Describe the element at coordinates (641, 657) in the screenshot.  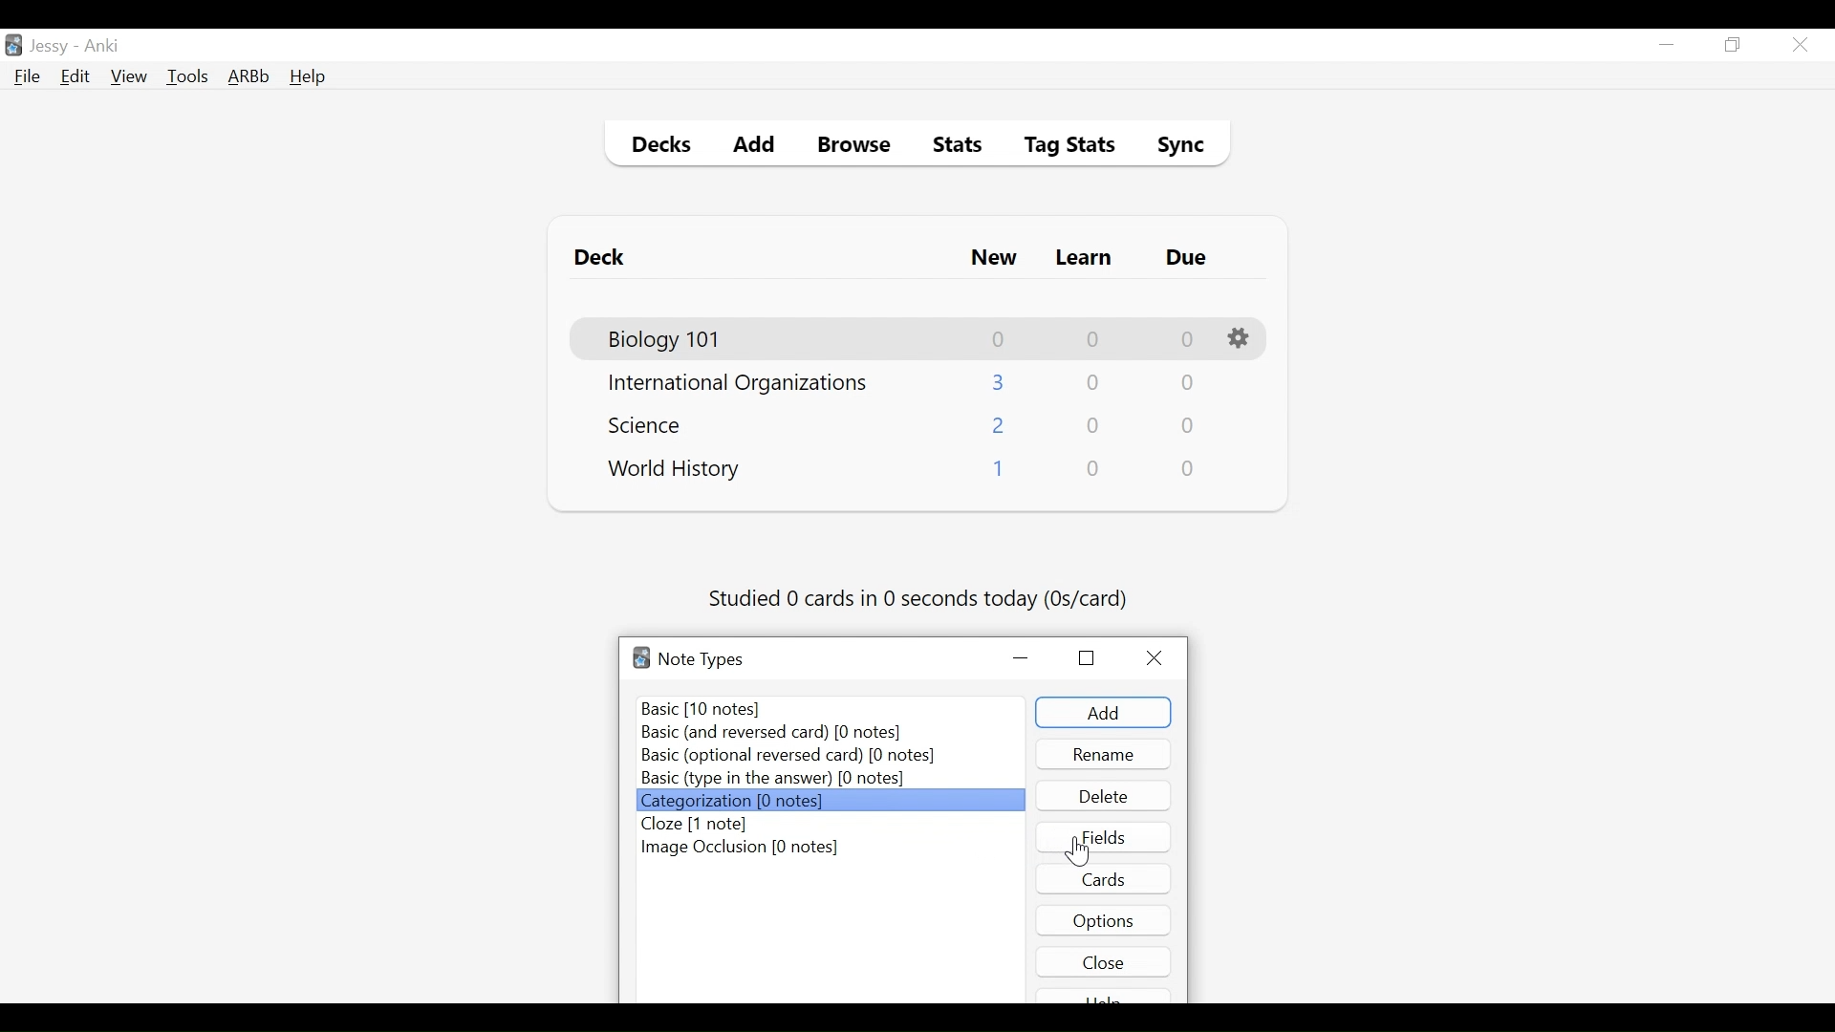
I see `Software logo` at that location.